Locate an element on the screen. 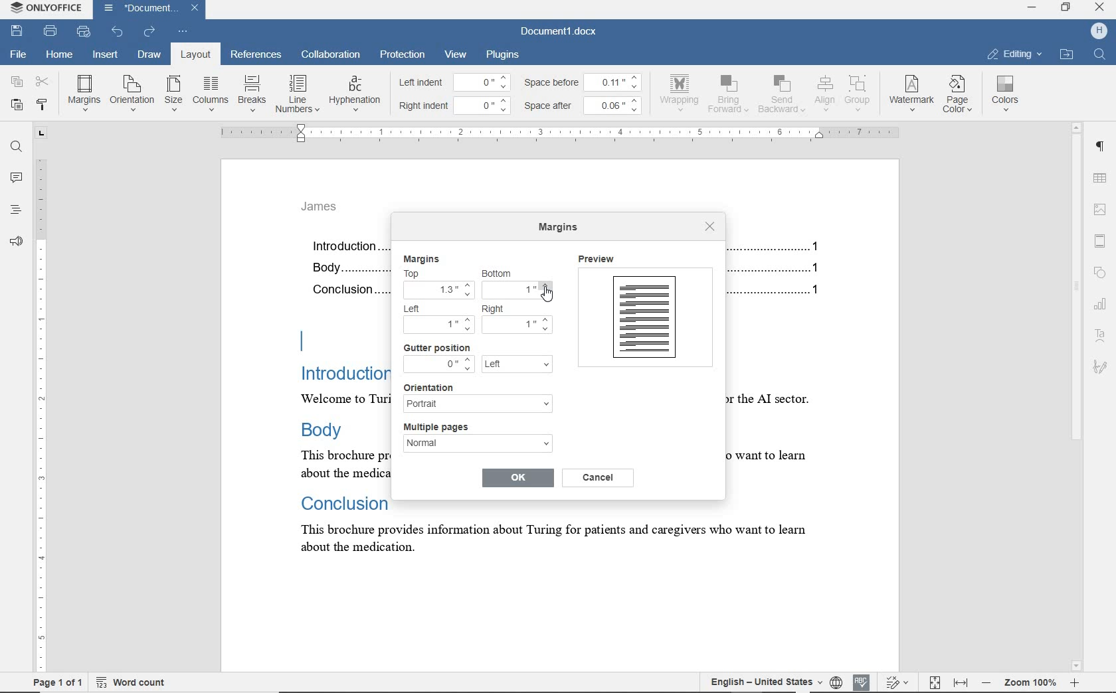 This screenshot has width=1116, height=693. shape is located at coordinates (1100, 271).